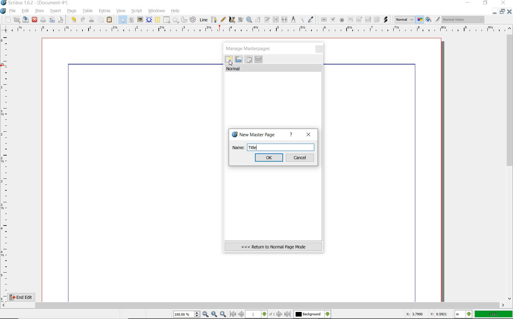 The width and height of the screenshot is (513, 319). I want to click on image frame, so click(140, 20).